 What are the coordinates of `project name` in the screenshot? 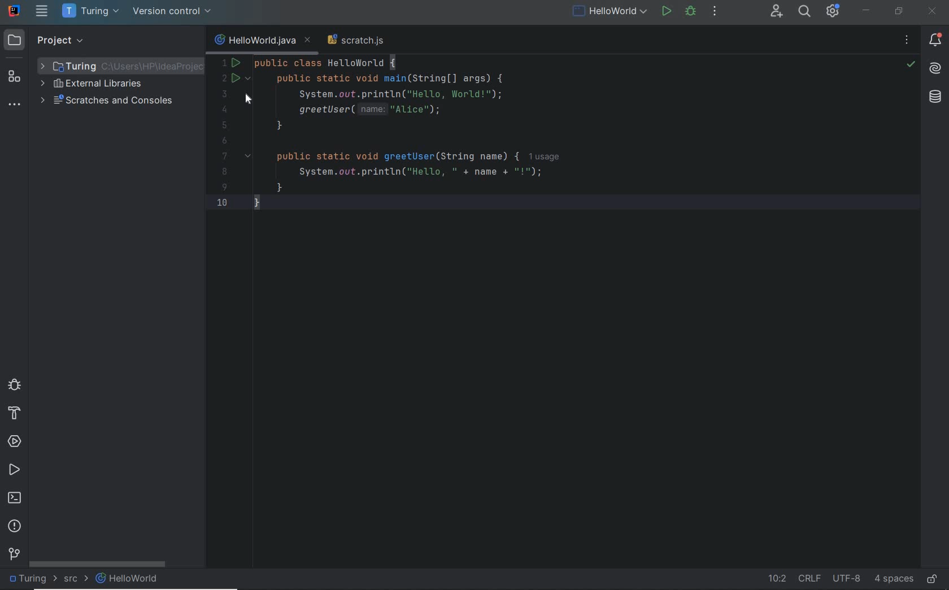 It's located at (90, 12).